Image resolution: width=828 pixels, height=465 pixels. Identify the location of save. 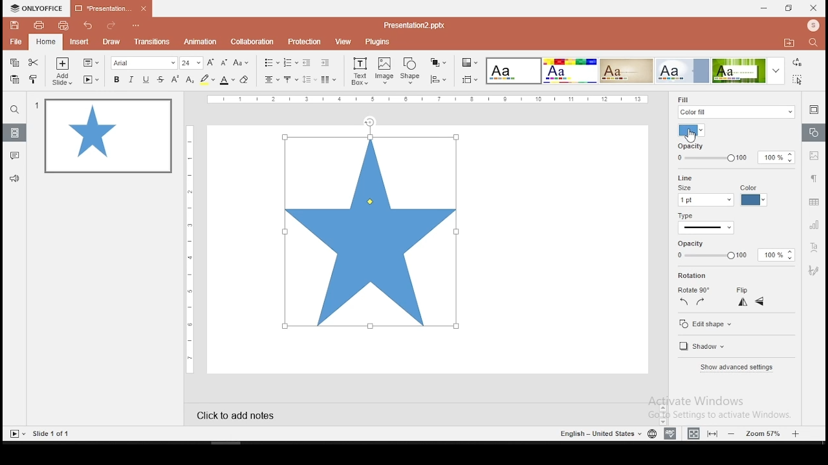
(15, 25).